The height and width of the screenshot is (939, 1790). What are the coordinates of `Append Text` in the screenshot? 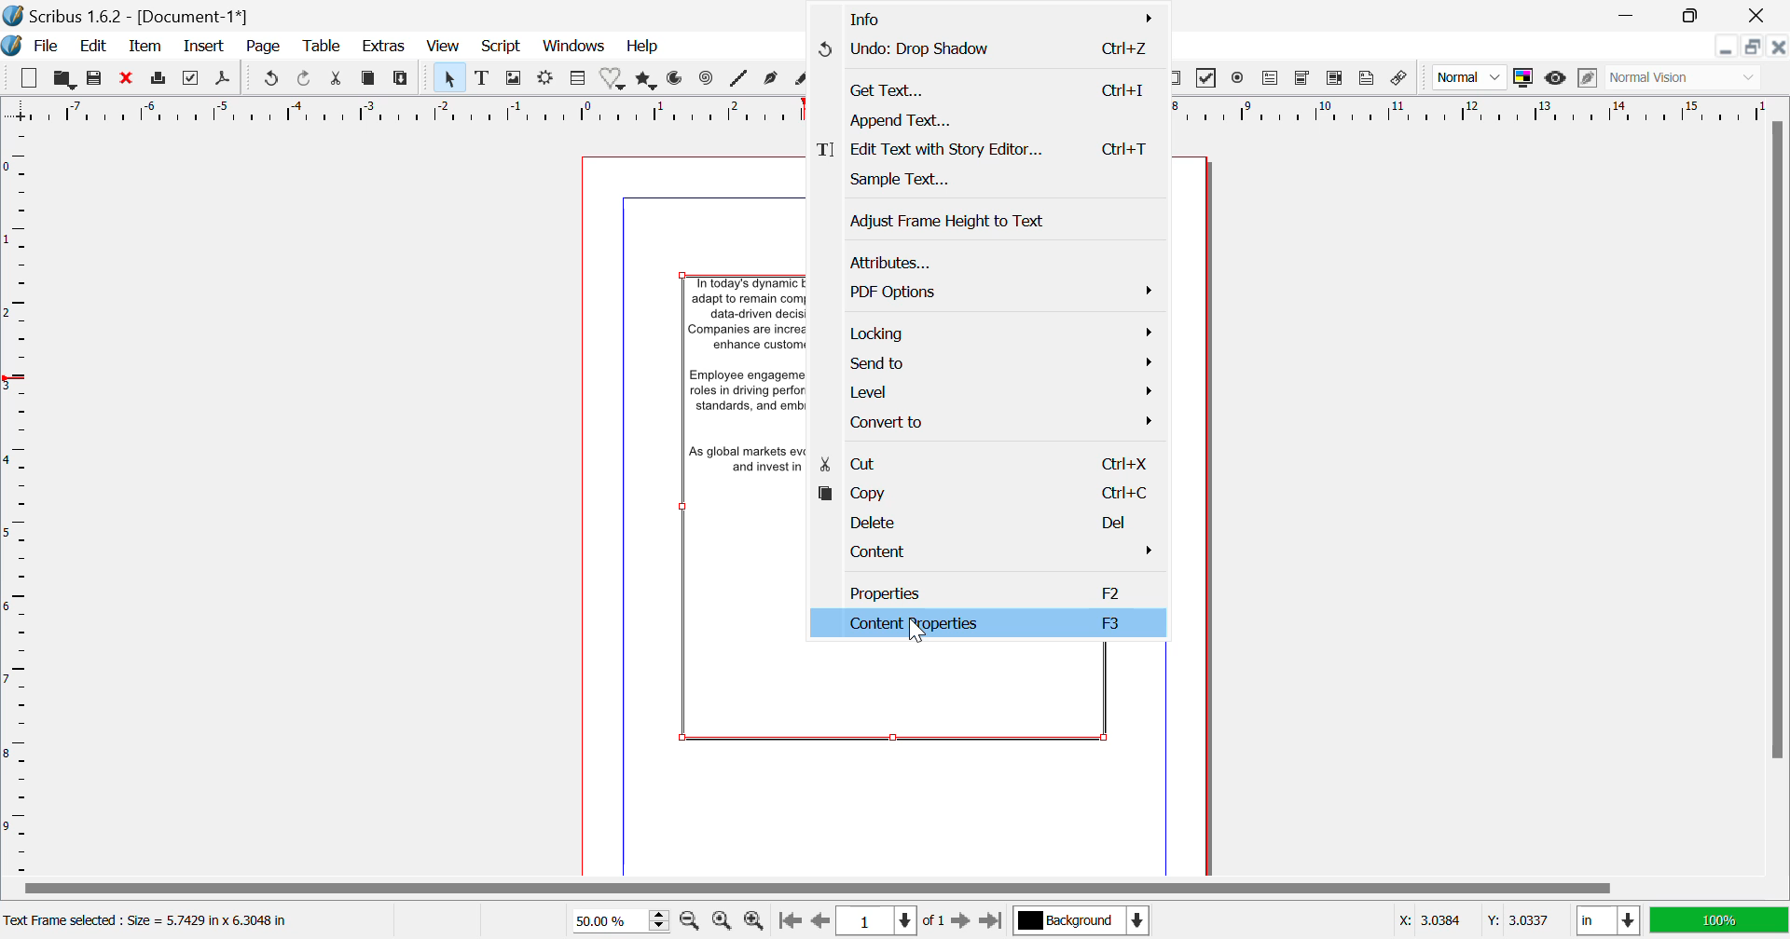 It's located at (984, 121).